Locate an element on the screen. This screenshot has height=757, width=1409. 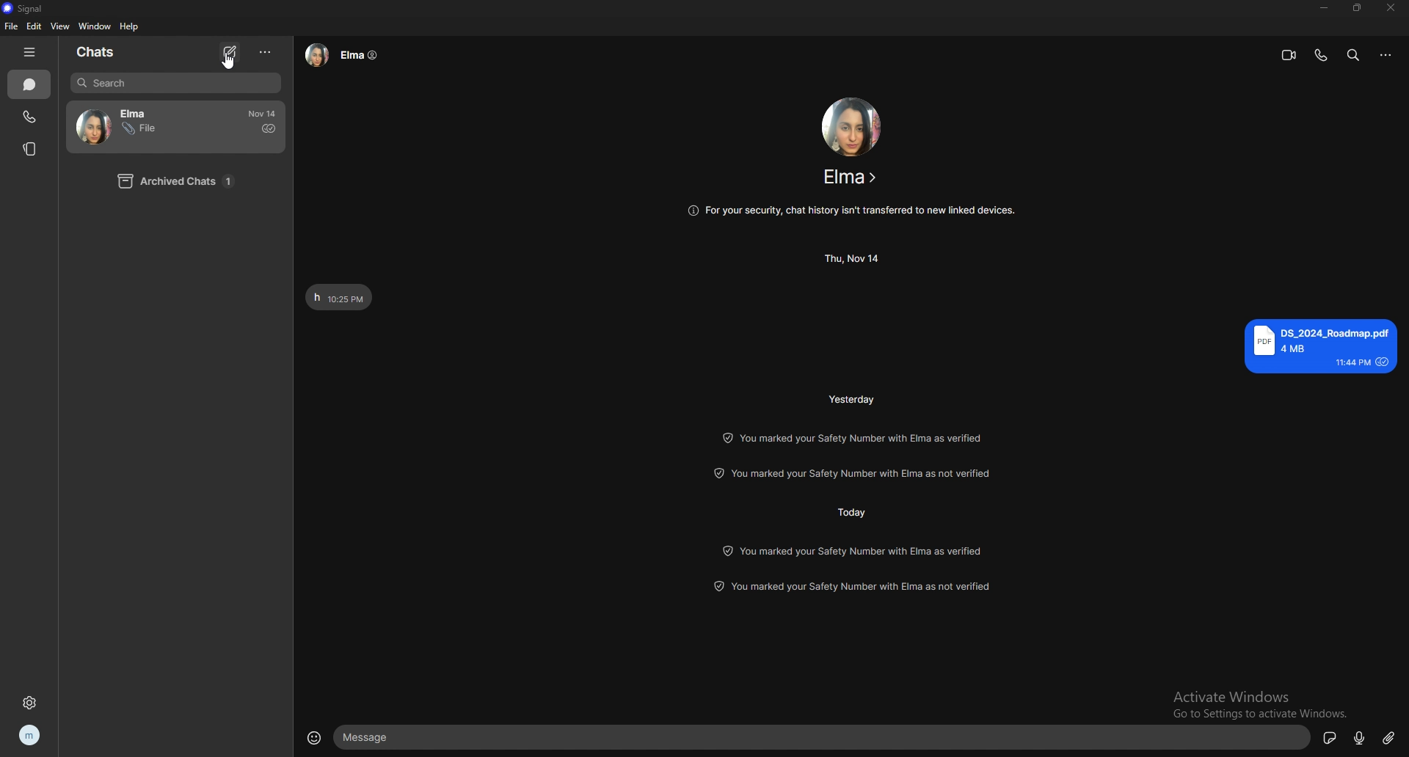
new chat is located at coordinates (231, 51).